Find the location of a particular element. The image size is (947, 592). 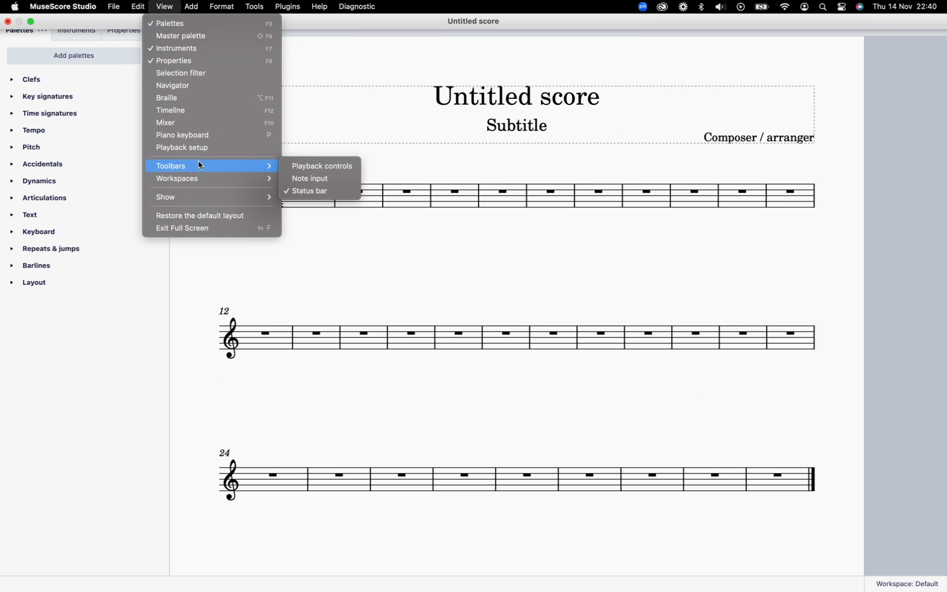

composer / arranger is located at coordinates (762, 141).